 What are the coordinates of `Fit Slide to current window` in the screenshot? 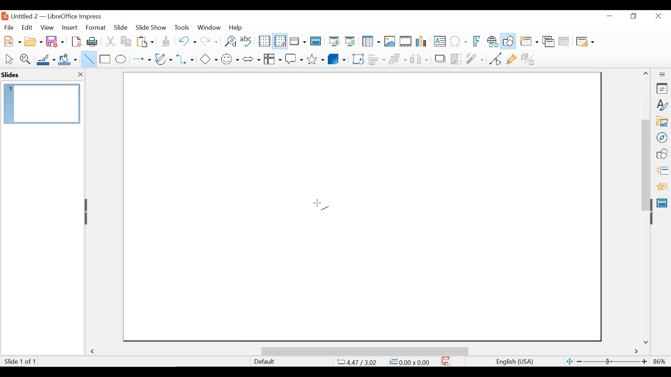 It's located at (570, 362).